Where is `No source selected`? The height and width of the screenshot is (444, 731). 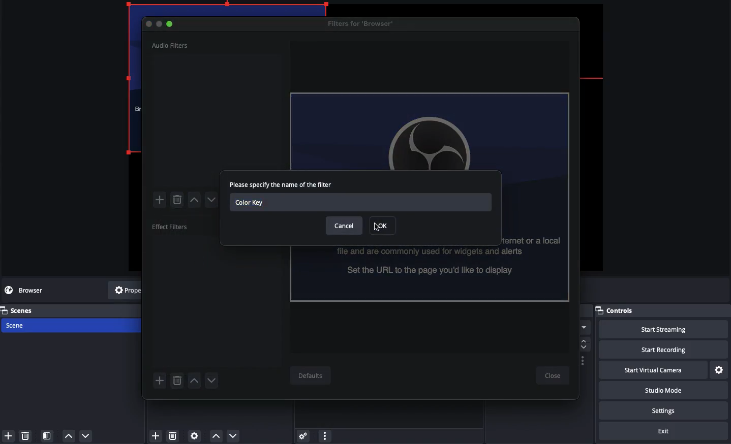 No source selected is located at coordinates (33, 290).